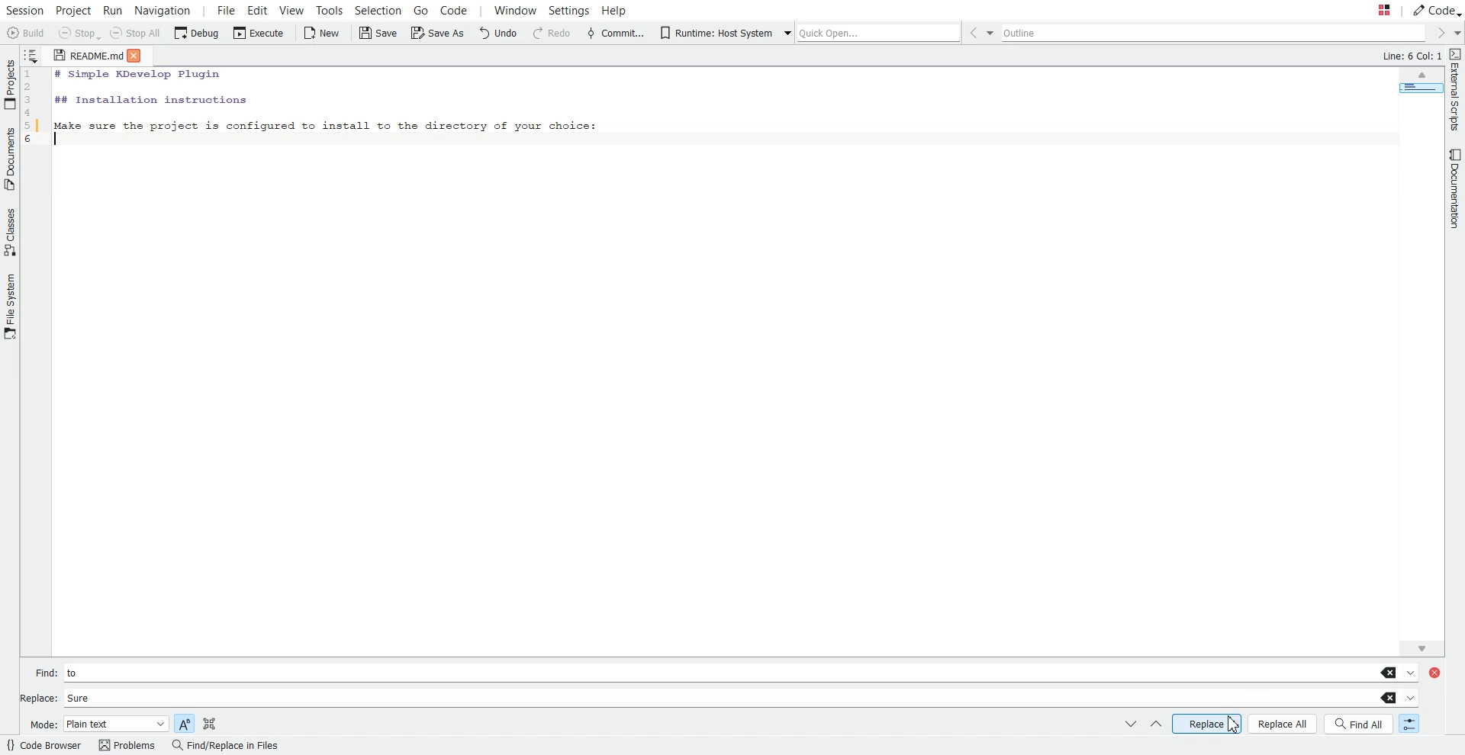  I want to click on Replace All, so click(1283, 724).